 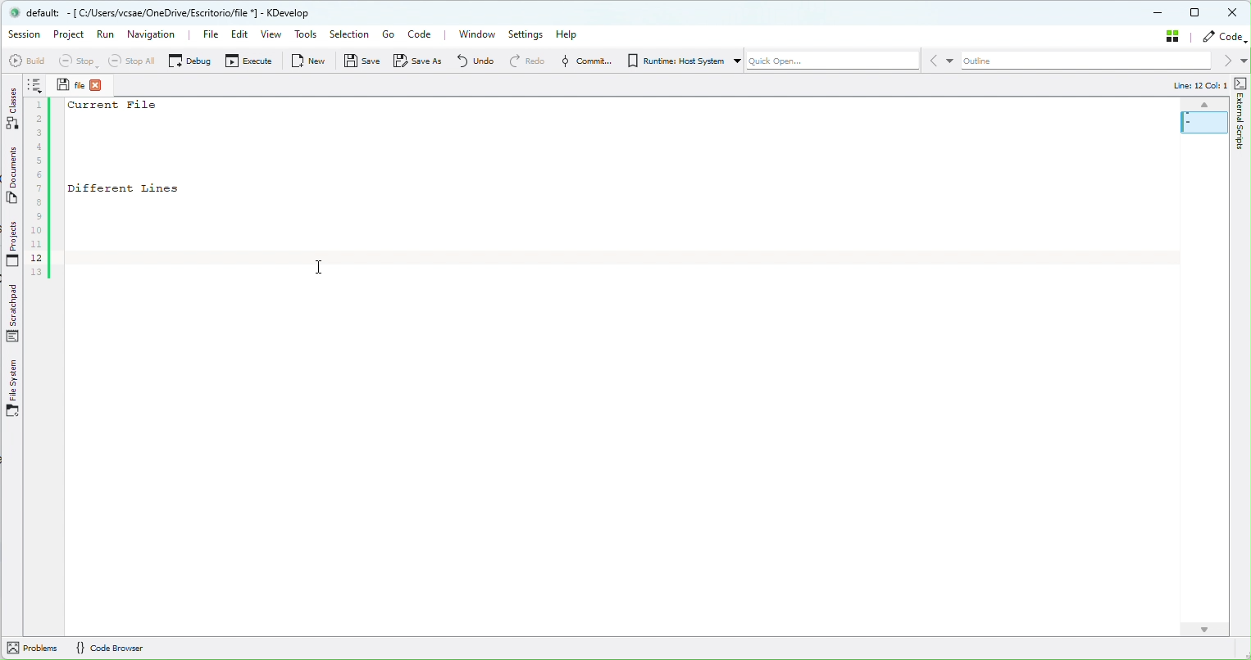 What do you see at coordinates (208, 34) in the screenshot?
I see `File` at bounding box center [208, 34].